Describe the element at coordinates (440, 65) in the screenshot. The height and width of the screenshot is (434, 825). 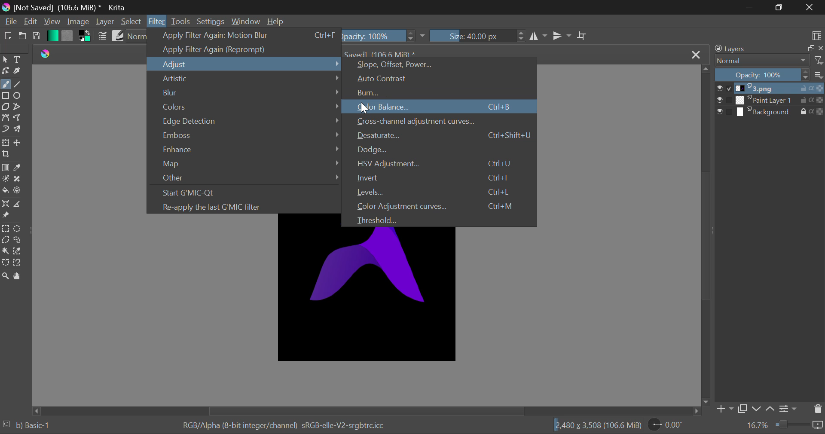
I see `Slope, Offset, Power` at that location.